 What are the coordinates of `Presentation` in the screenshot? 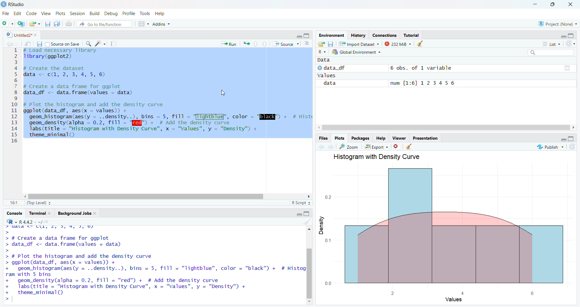 It's located at (426, 138).